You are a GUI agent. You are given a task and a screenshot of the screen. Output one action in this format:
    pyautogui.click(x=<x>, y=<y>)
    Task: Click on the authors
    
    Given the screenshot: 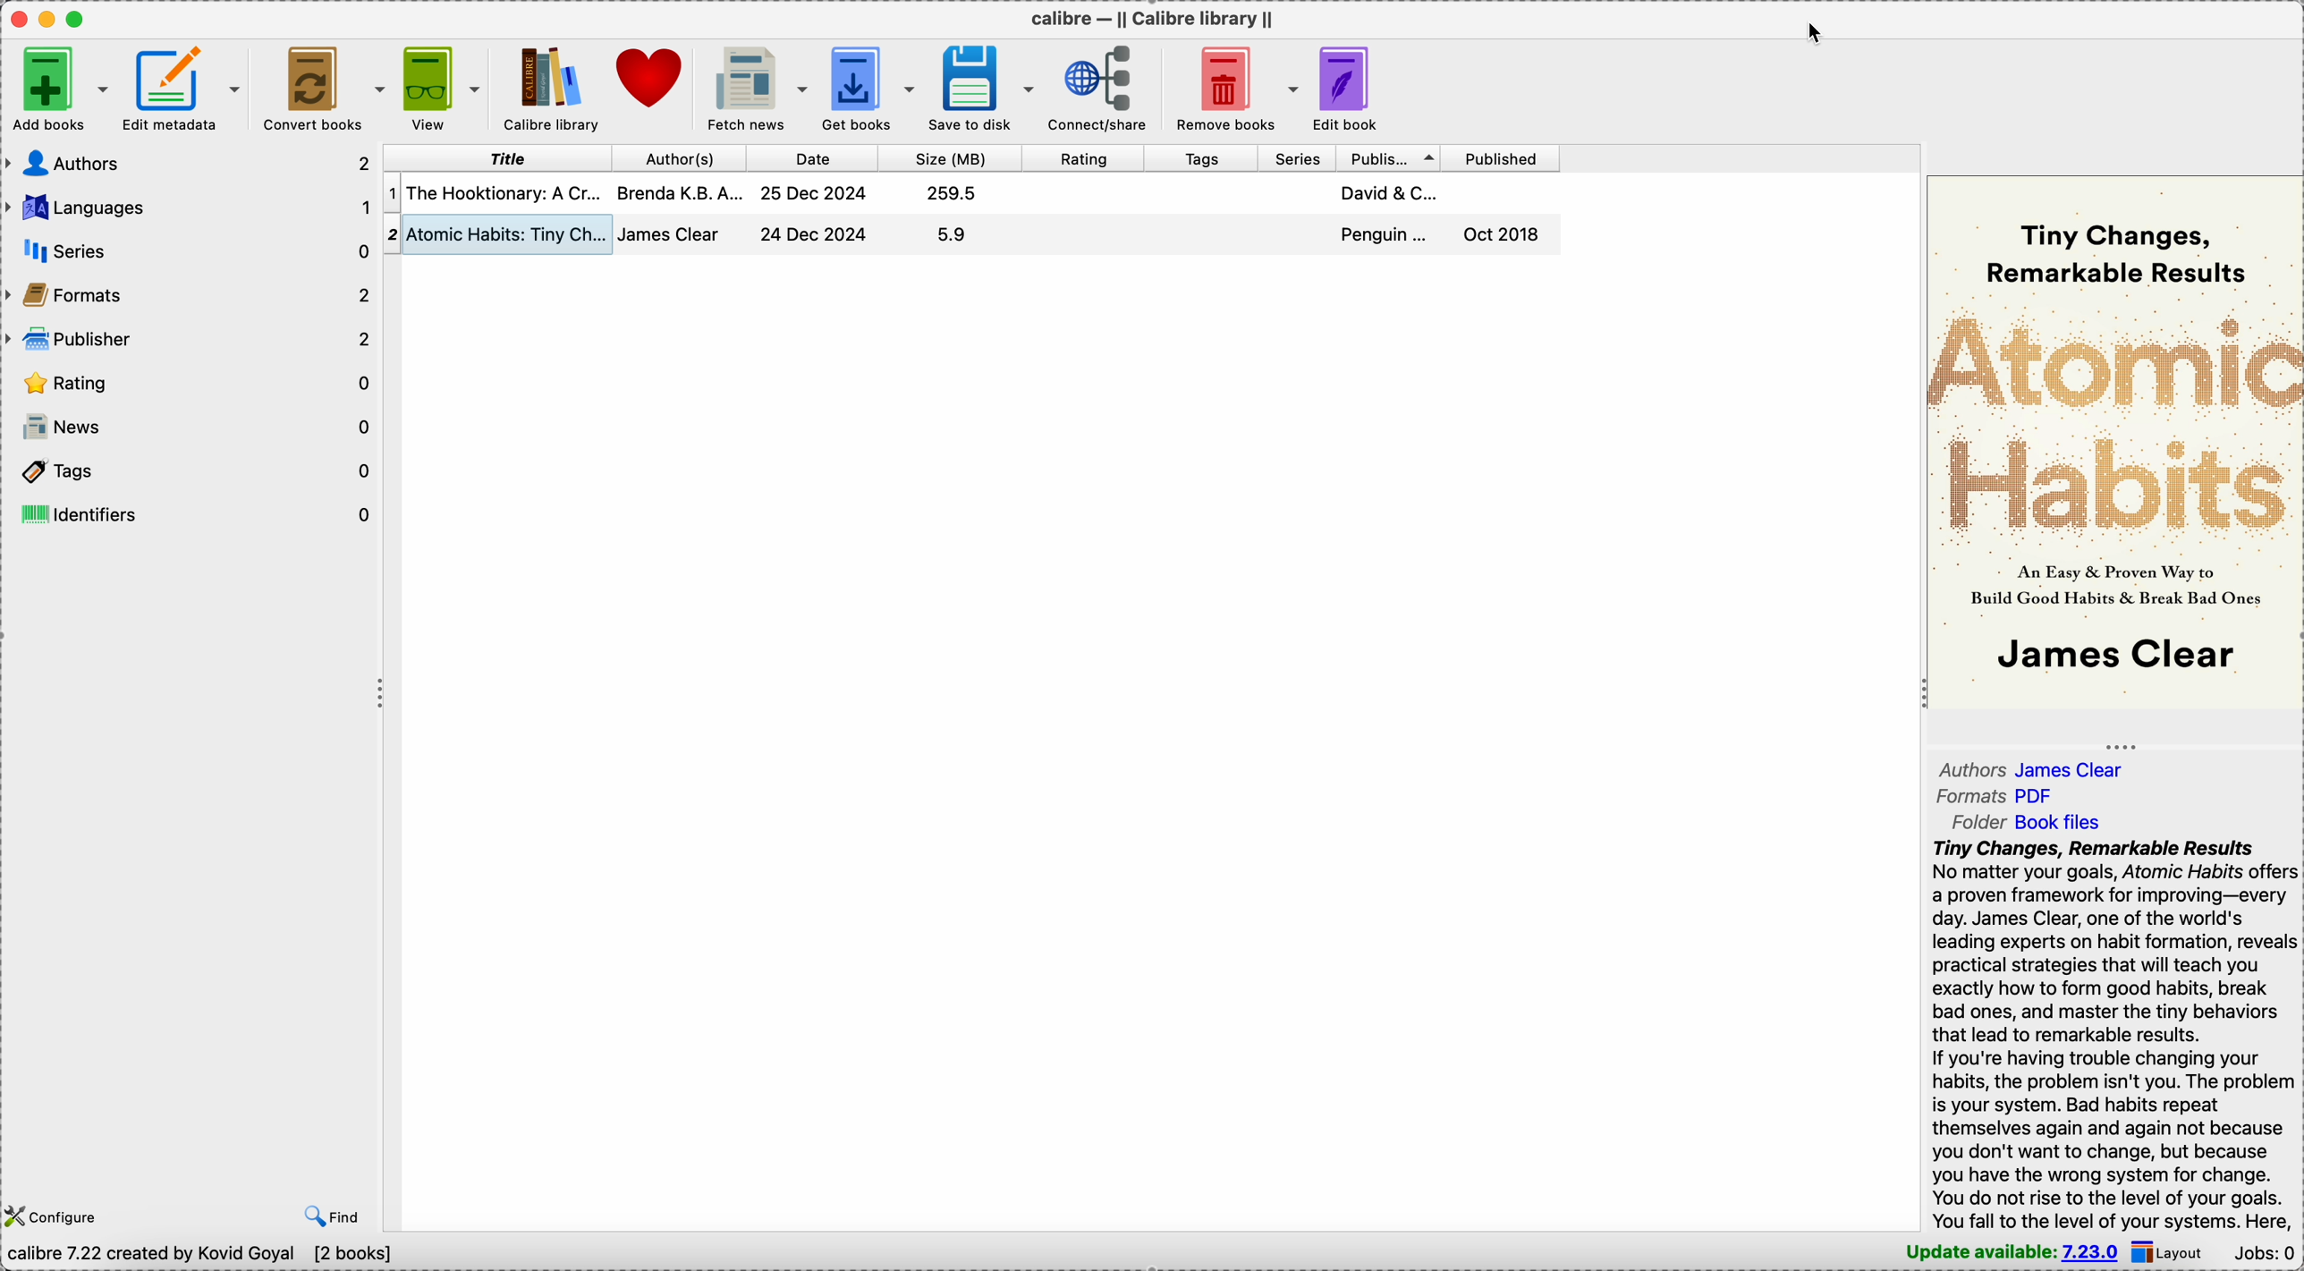 What is the action you would take?
    pyautogui.click(x=186, y=163)
    